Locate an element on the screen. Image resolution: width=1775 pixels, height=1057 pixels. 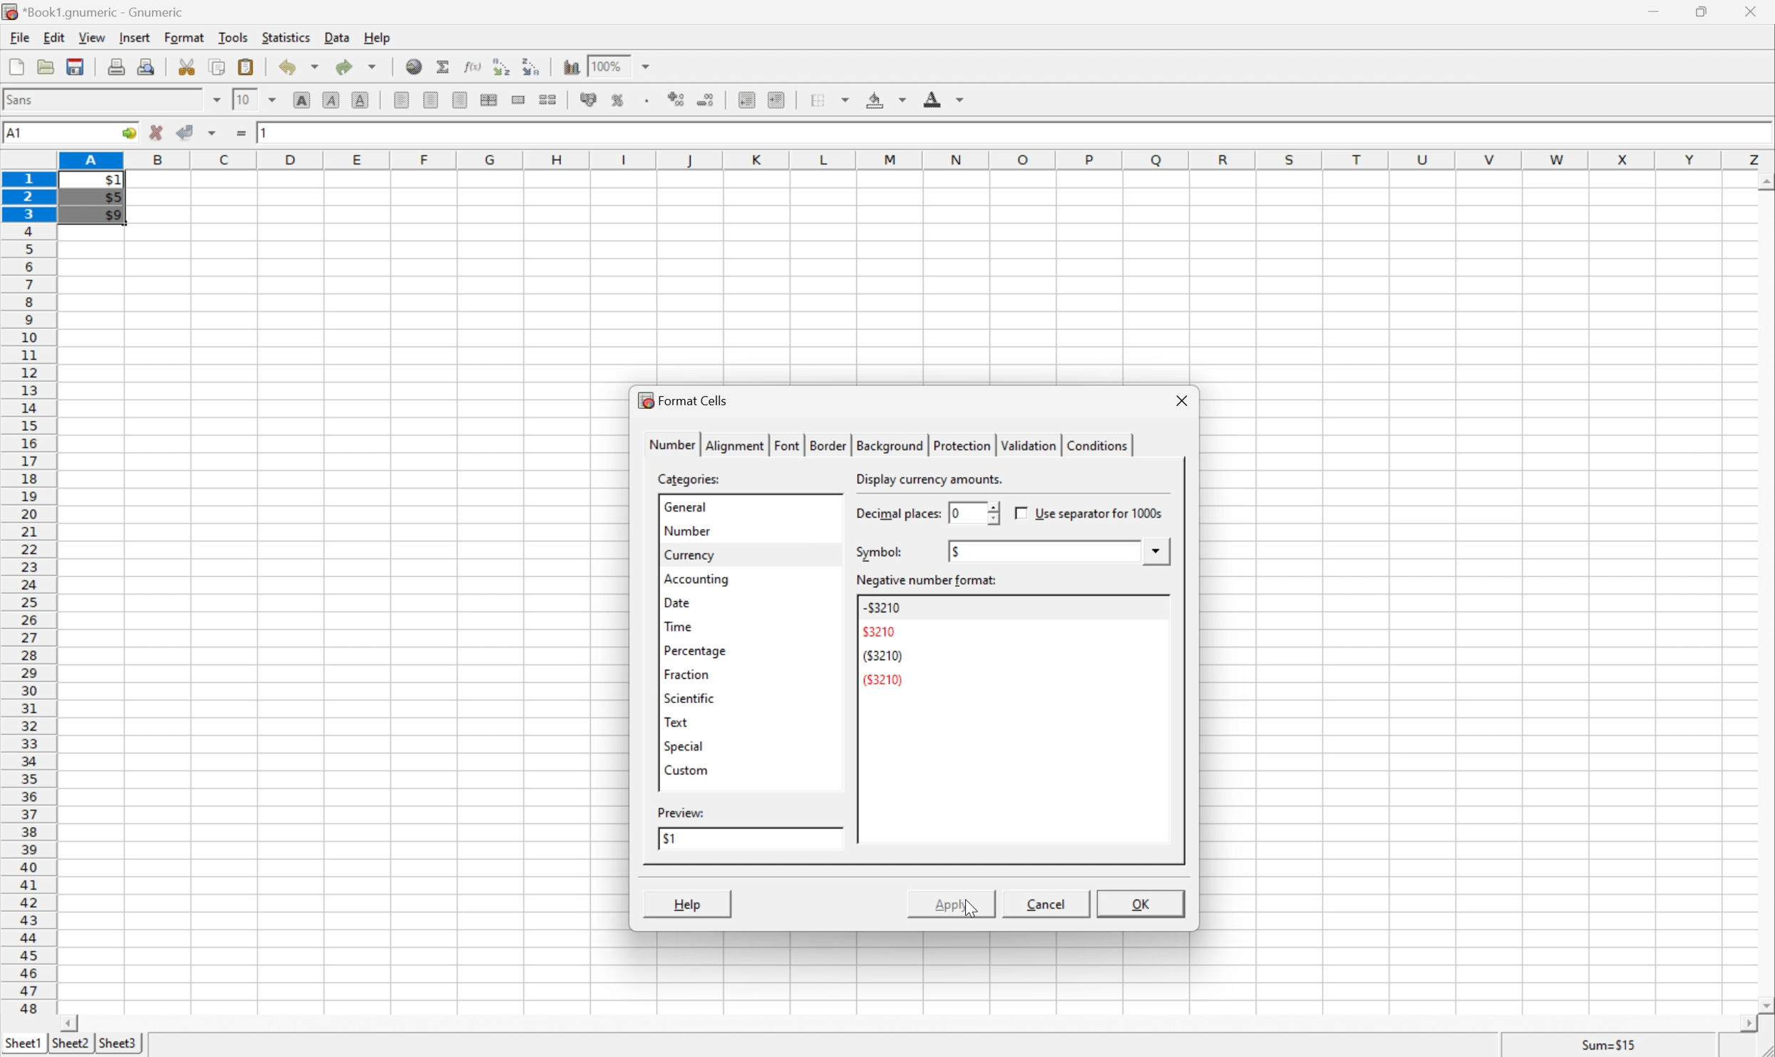
Sort the selected region in ascending order based on the first column selected is located at coordinates (503, 66).